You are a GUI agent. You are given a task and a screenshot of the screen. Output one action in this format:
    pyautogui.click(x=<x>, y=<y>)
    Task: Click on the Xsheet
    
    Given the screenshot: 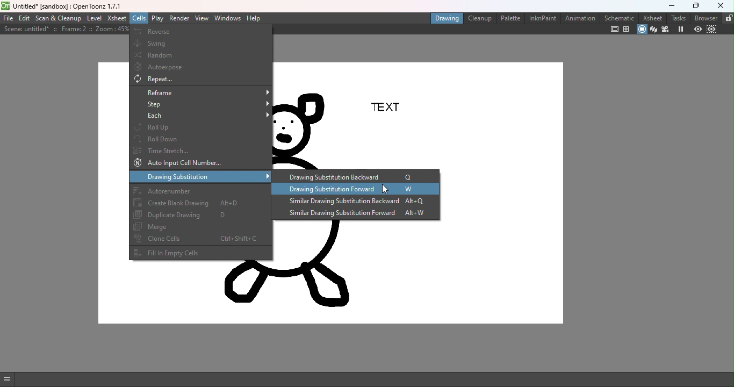 What is the action you would take?
    pyautogui.click(x=117, y=18)
    